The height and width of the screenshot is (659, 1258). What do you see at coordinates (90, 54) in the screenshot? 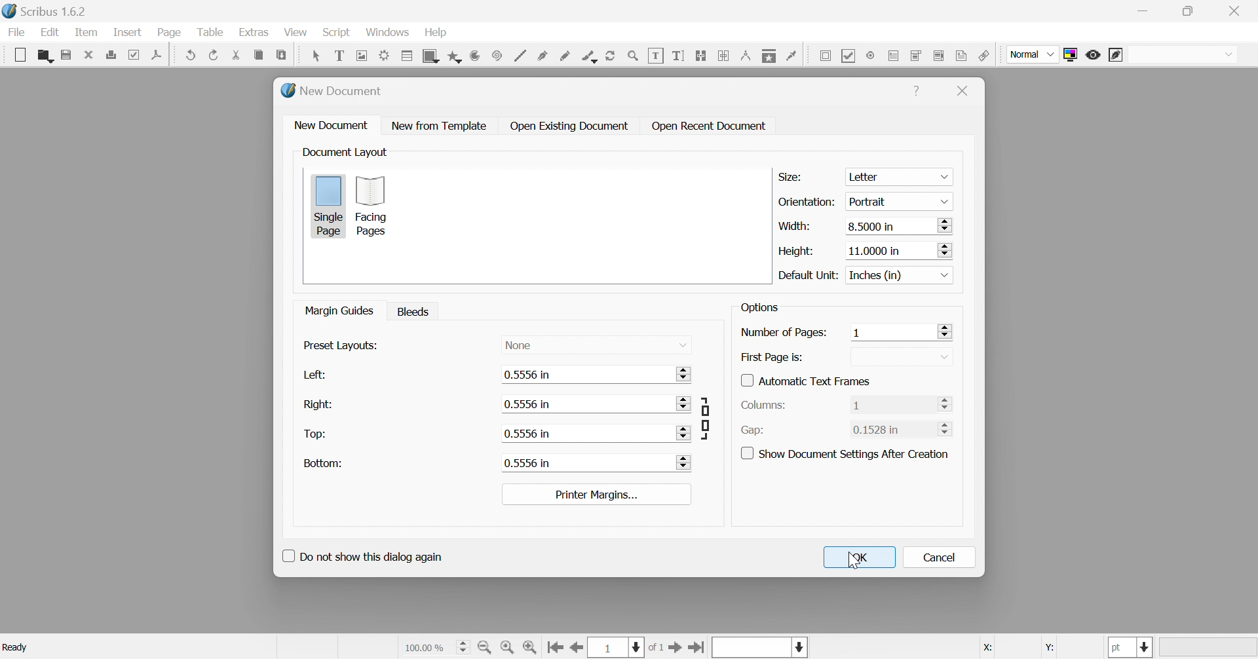
I see `close` at bounding box center [90, 54].